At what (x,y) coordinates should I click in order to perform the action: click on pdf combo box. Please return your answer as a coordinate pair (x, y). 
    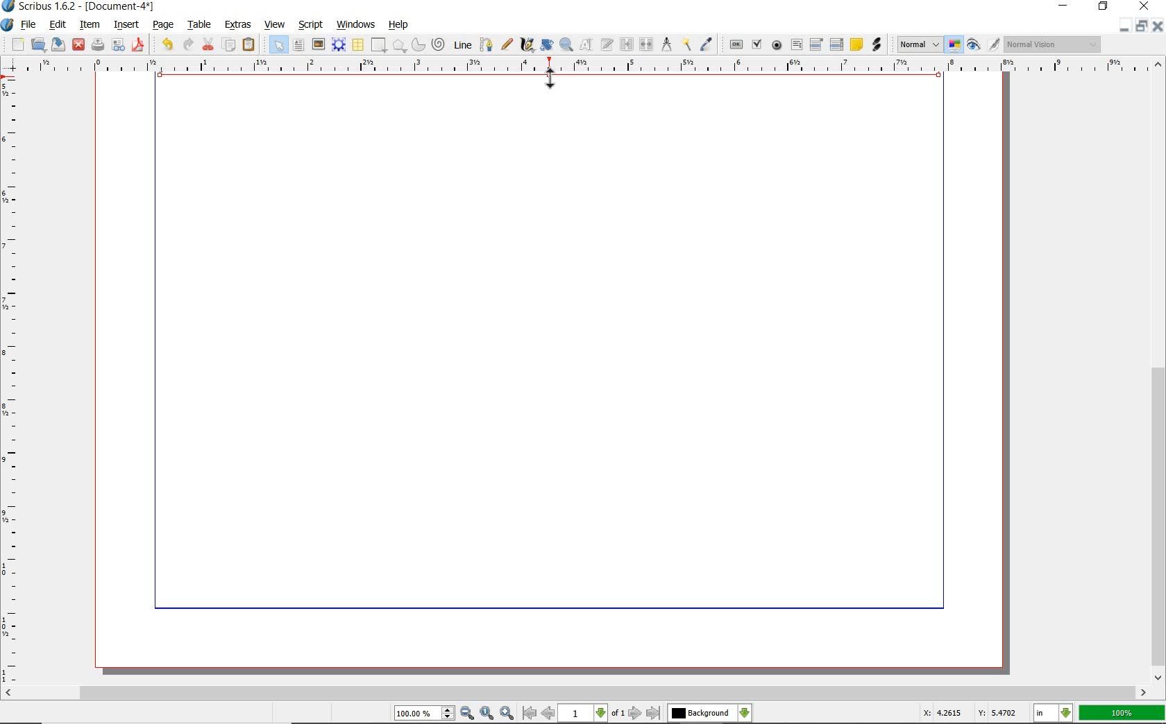
    Looking at the image, I should click on (816, 44).